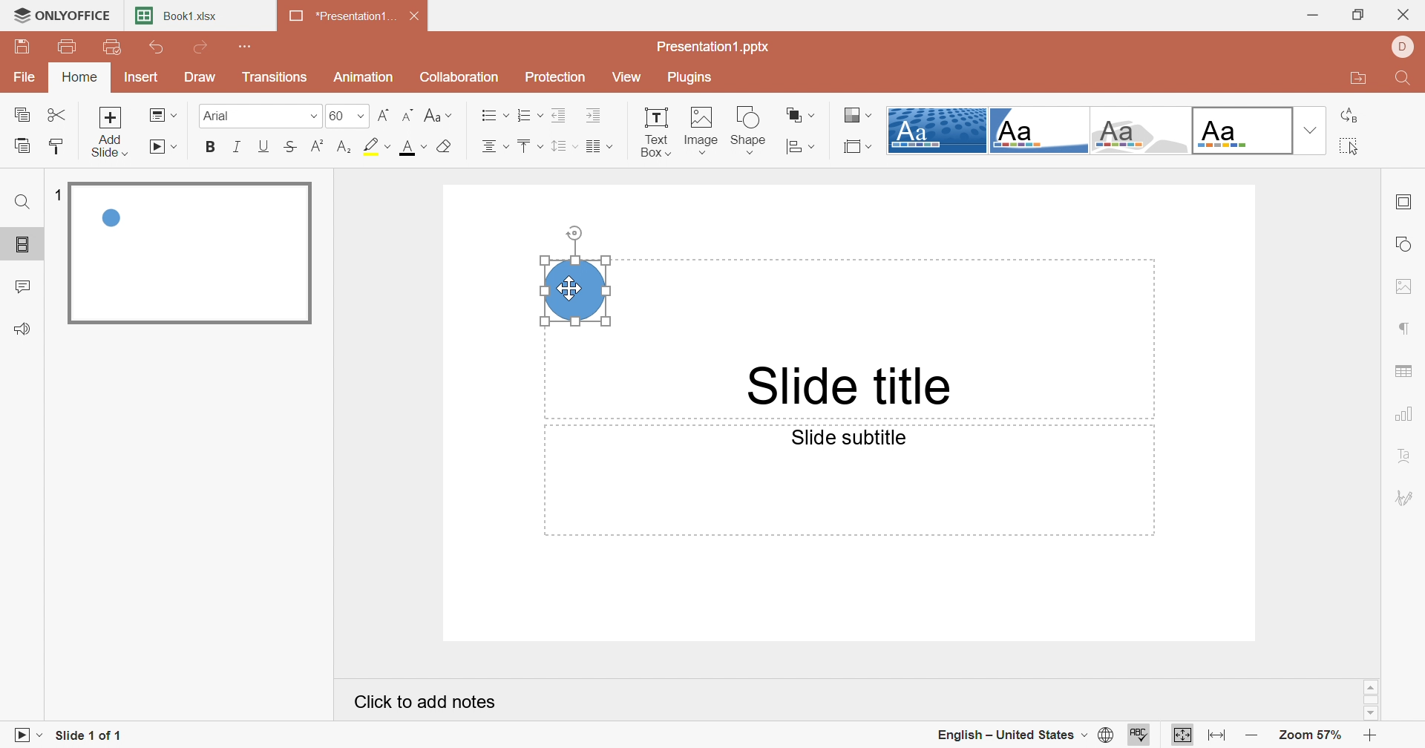 The height and width of the screenshot is (748, 1425). I want to click on Decrement font size, so click(410, 114).